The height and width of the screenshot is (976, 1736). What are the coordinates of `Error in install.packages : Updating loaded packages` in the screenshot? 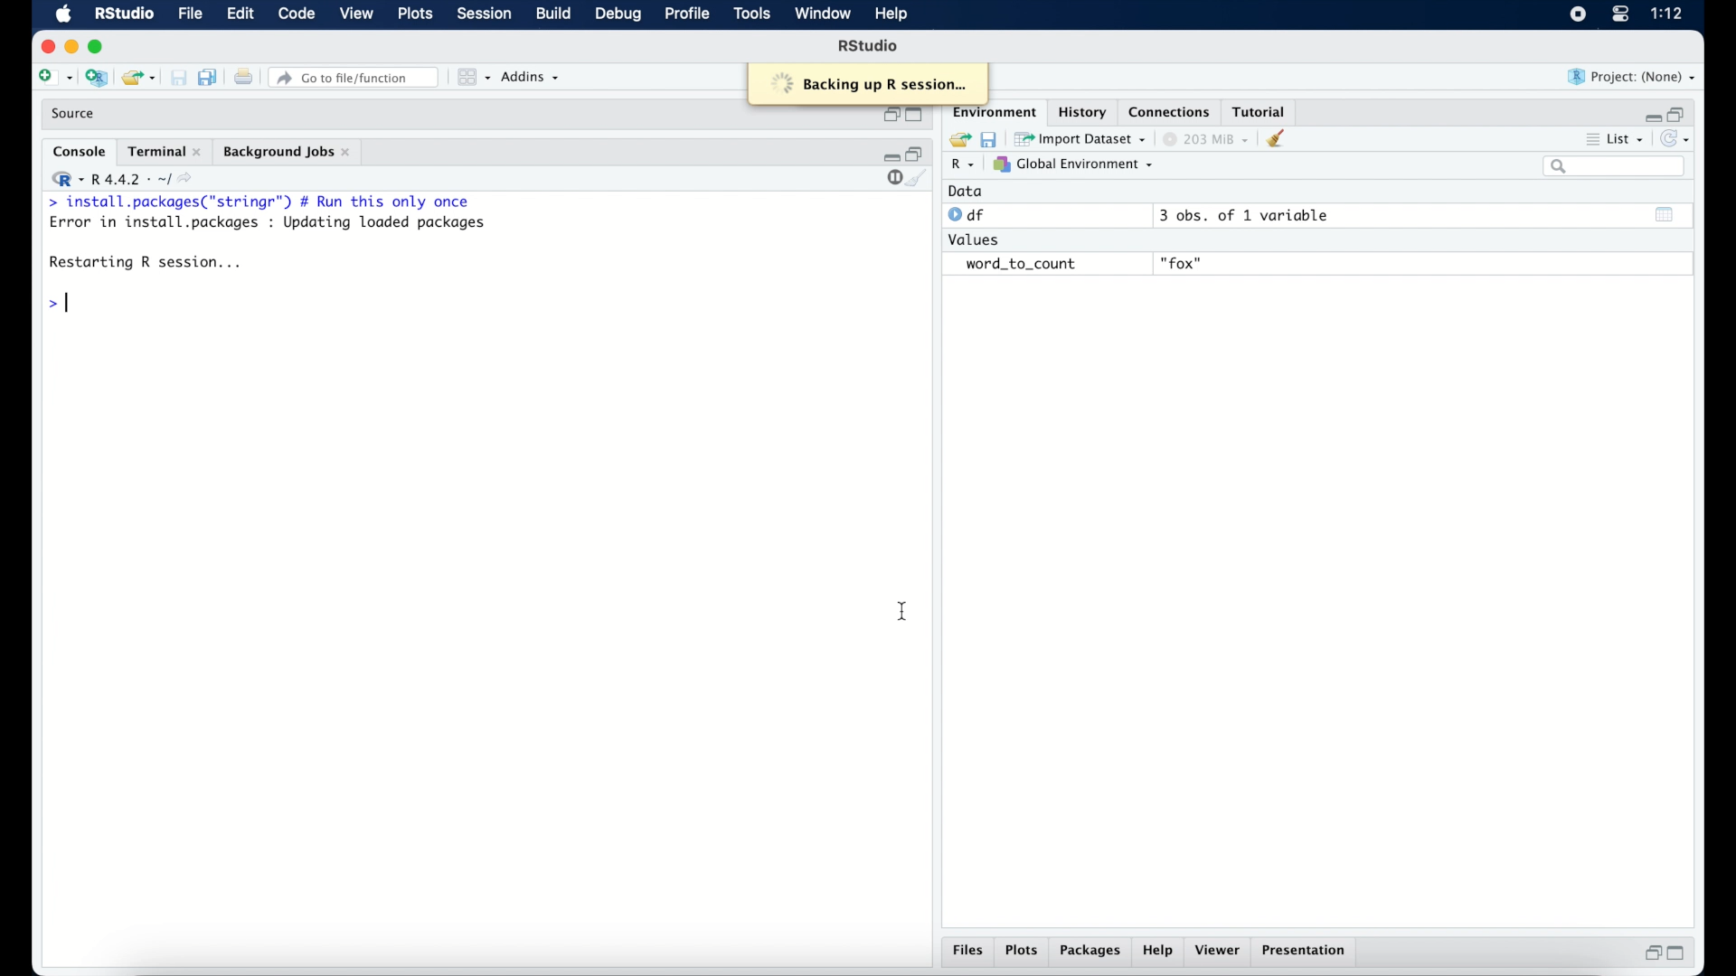 It's located at (268, 222).